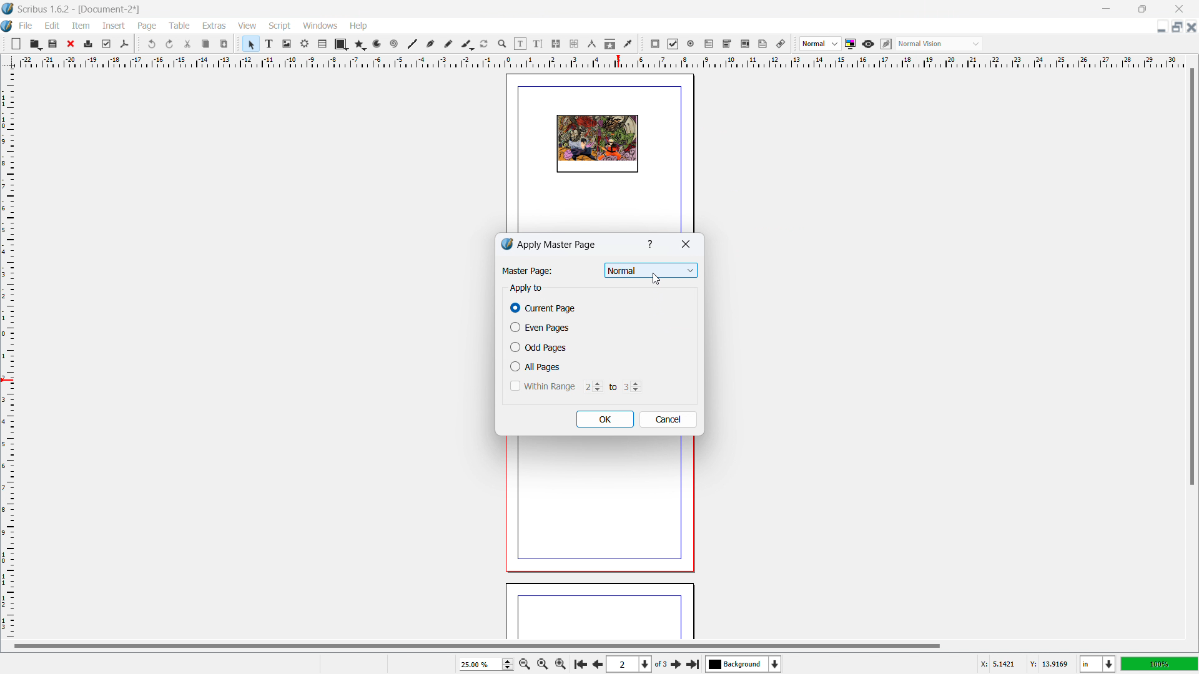 The image size is (1199, 674). I want to click on cut, so click(189, 44).